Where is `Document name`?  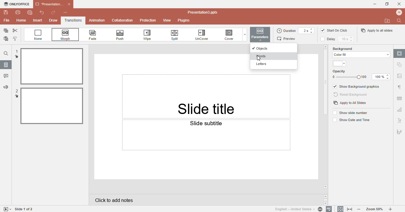
Document name is located at coordinates (204, 12).